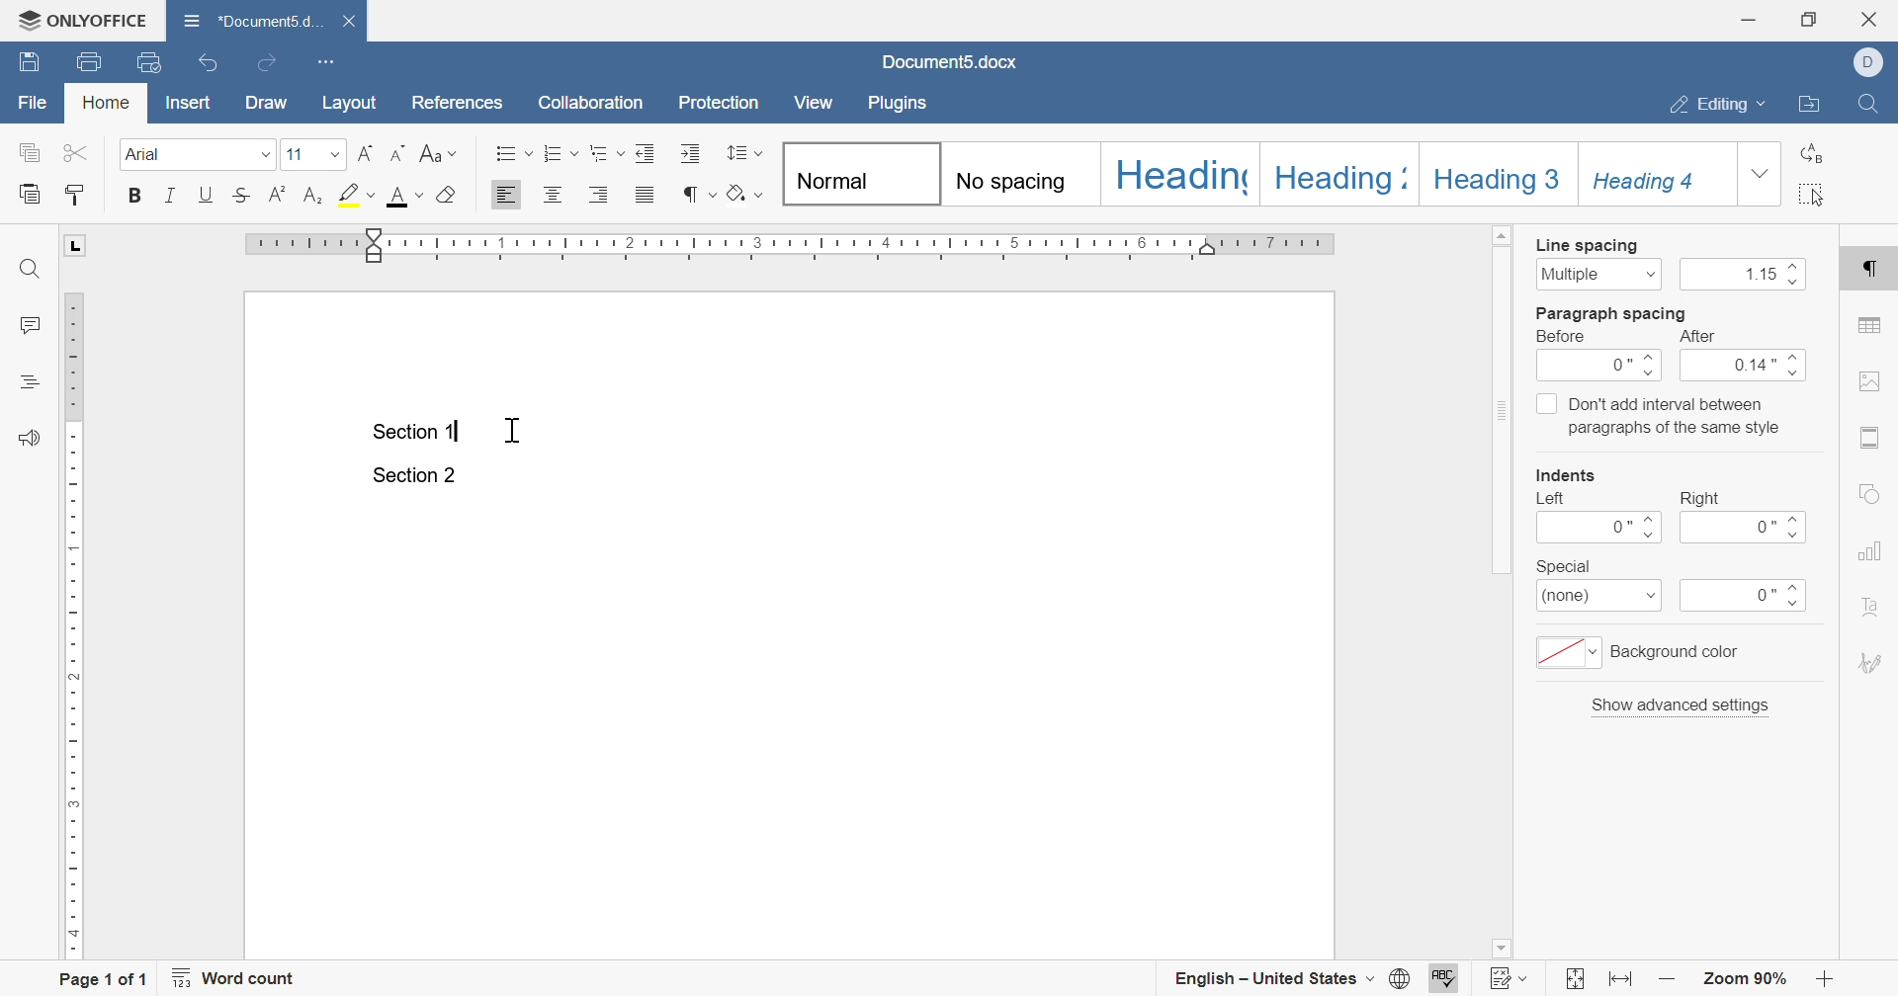 This screenshot has width=1898, height=996. I want to click on line spacing, so click(1588, 246).